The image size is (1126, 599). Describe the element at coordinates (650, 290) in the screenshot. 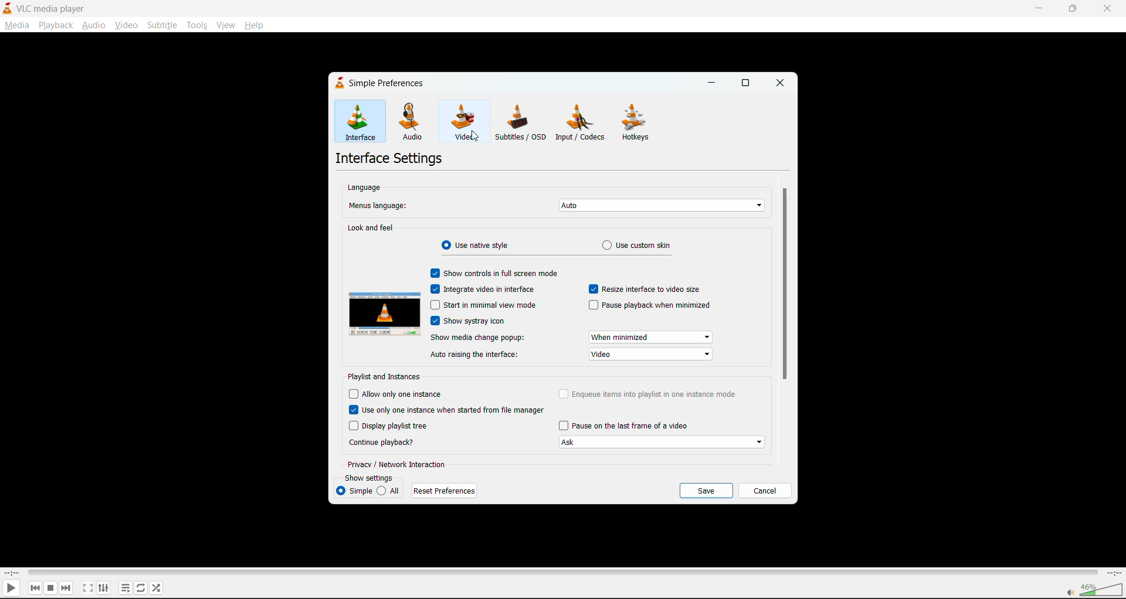

I see `resize interface to video size` at that location.